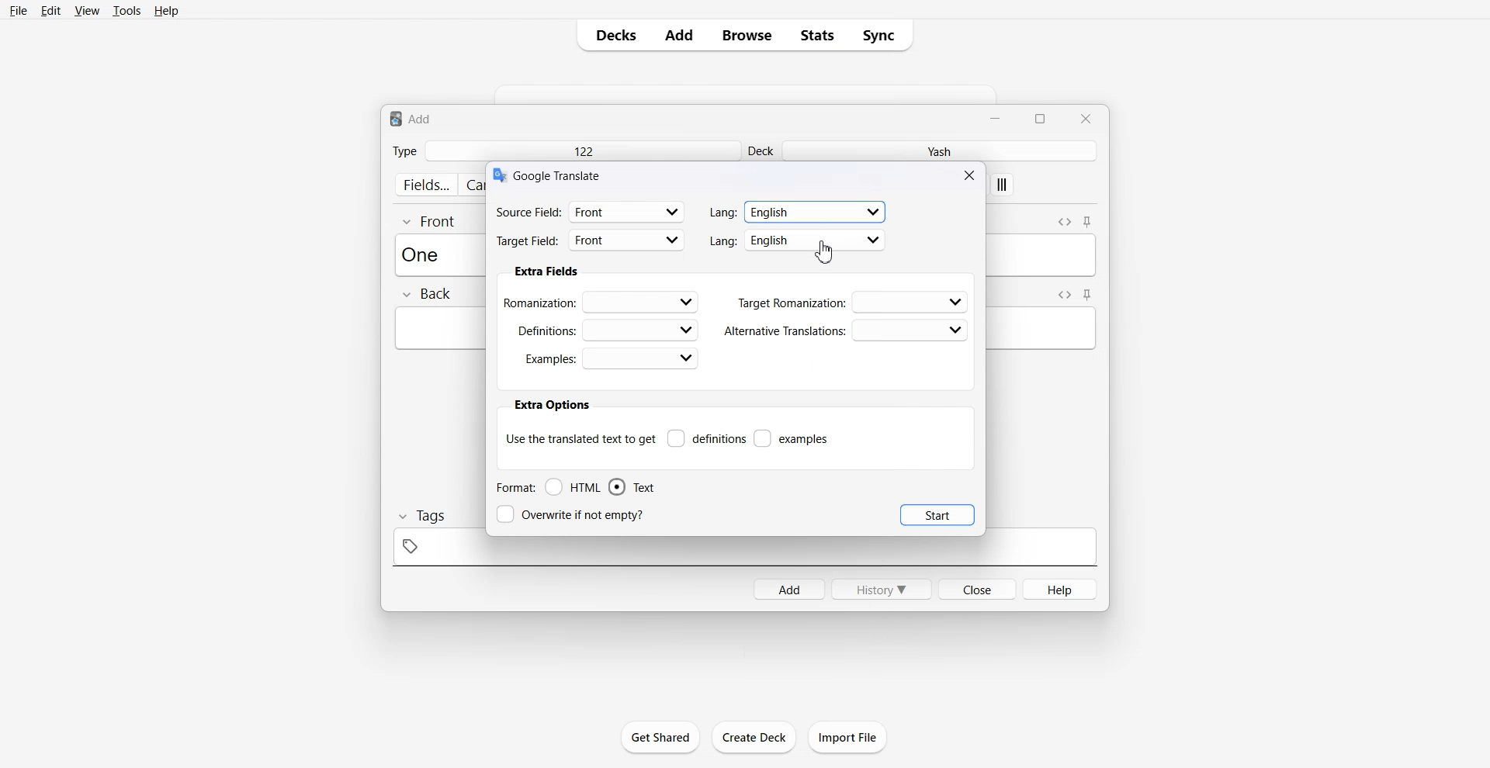  What do you see at coordinates (167, 10) in the screenshot?
I see `Help` at bounding box center [167, 10].